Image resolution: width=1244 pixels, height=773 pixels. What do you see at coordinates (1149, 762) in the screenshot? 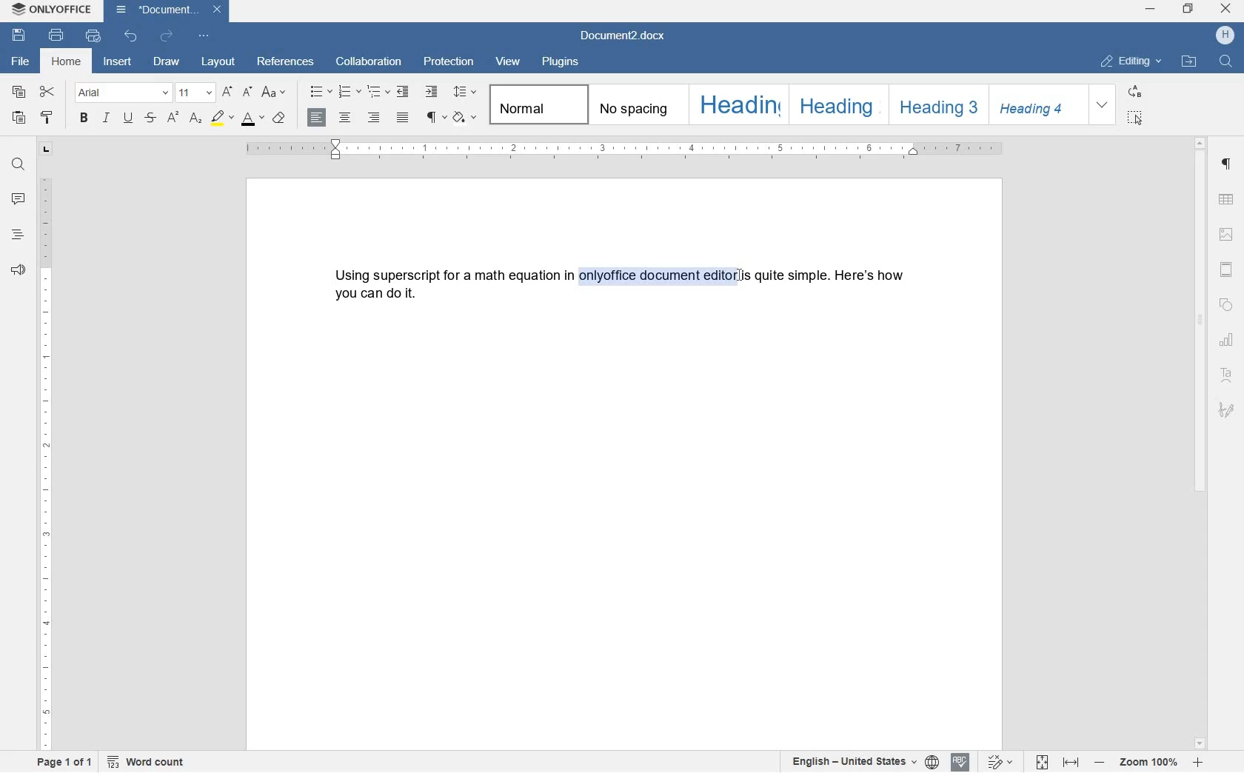
I see `zoom in or zoom out` at bounding box center [1149, 762].